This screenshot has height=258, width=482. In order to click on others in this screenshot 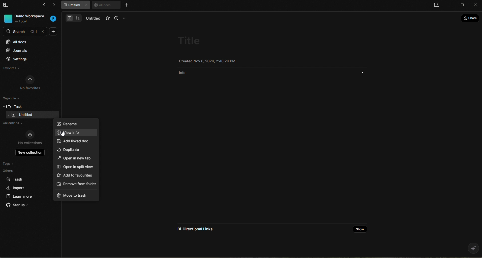, I will do `click(19, 170)`.